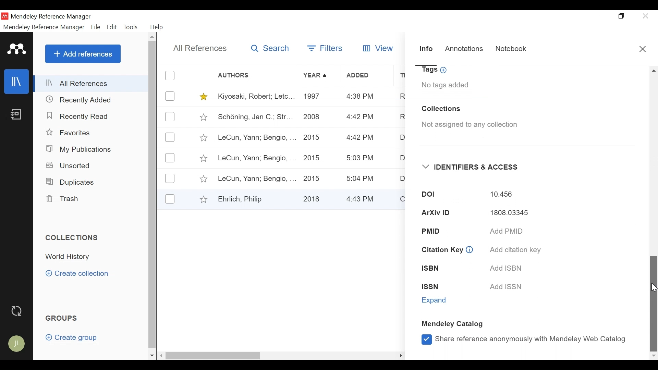 The width and height of the screenshot is (658, 370). What do you see at coordinates (170, 117) in the screenshot?
I see `(un)Select` at bounding box center [170, 117].